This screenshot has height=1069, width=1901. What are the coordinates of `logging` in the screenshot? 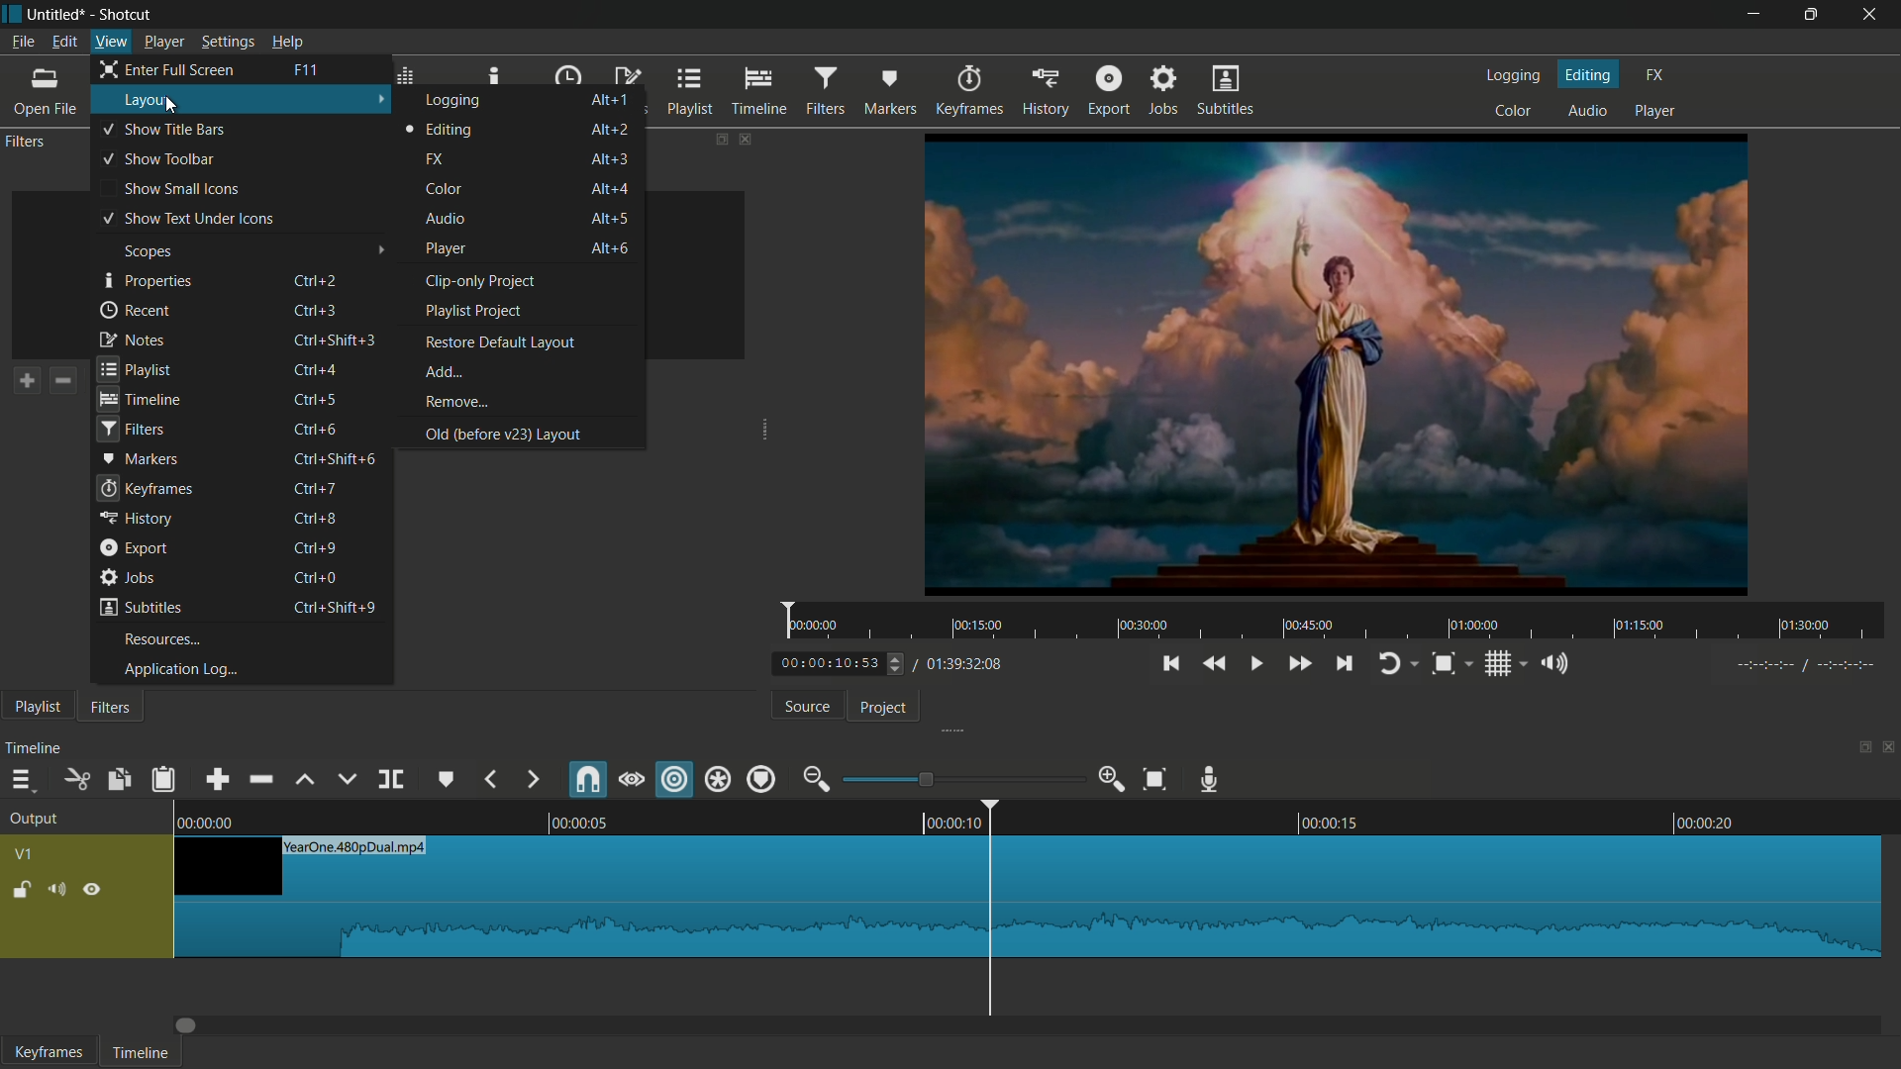 It's located at (454, 100).